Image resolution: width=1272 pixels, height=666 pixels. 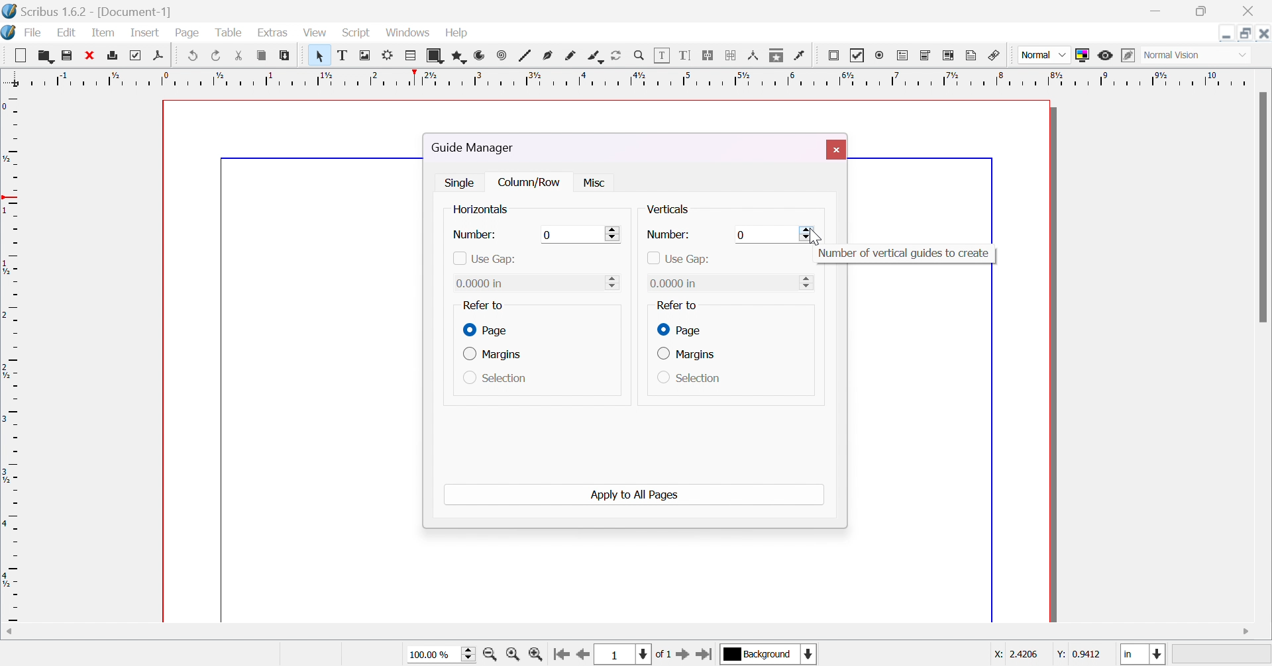 I want to click on , so click(x=612, y=281).